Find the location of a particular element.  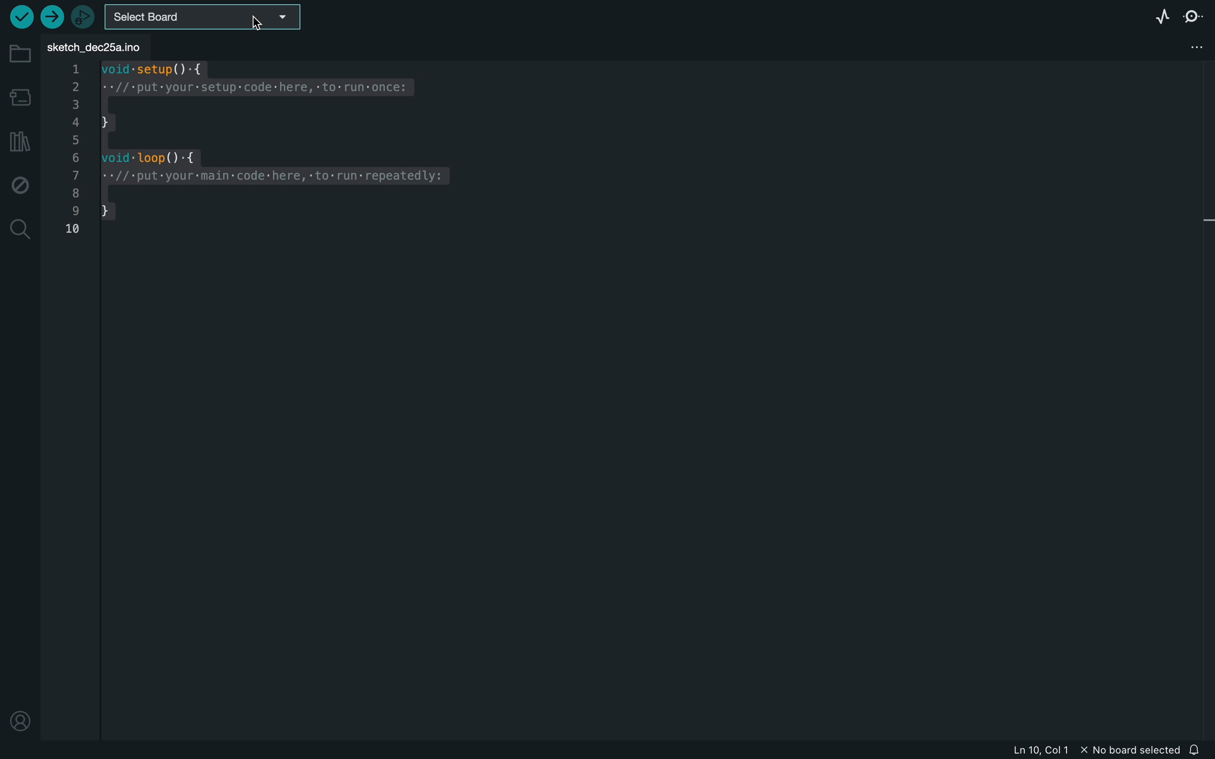

file tab is located at coordinates (107, 45).